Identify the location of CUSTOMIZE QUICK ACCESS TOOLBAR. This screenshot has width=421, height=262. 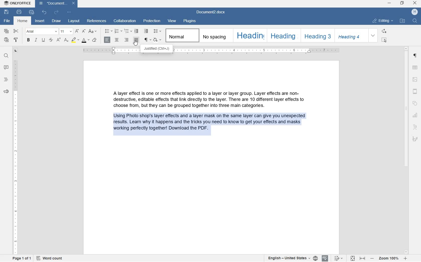
(70, 12).